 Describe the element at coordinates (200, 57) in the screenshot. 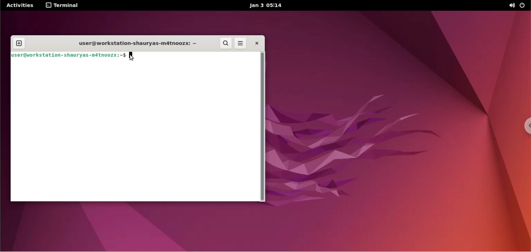

I see `command input box` at that location.